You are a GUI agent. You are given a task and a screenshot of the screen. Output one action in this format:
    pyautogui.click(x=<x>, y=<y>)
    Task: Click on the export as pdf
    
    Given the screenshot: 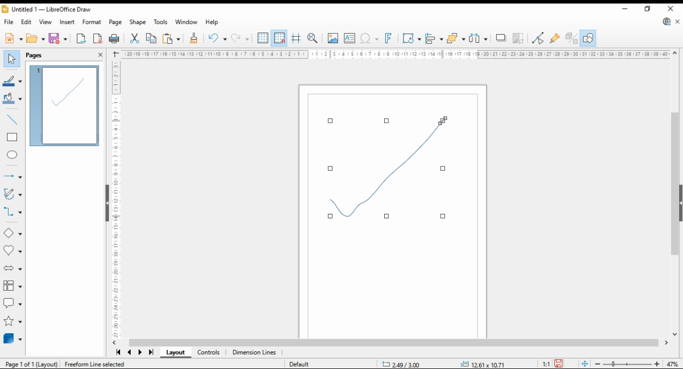 What is the action you would take?
    pyautogui.click(x=98, y=39)
    